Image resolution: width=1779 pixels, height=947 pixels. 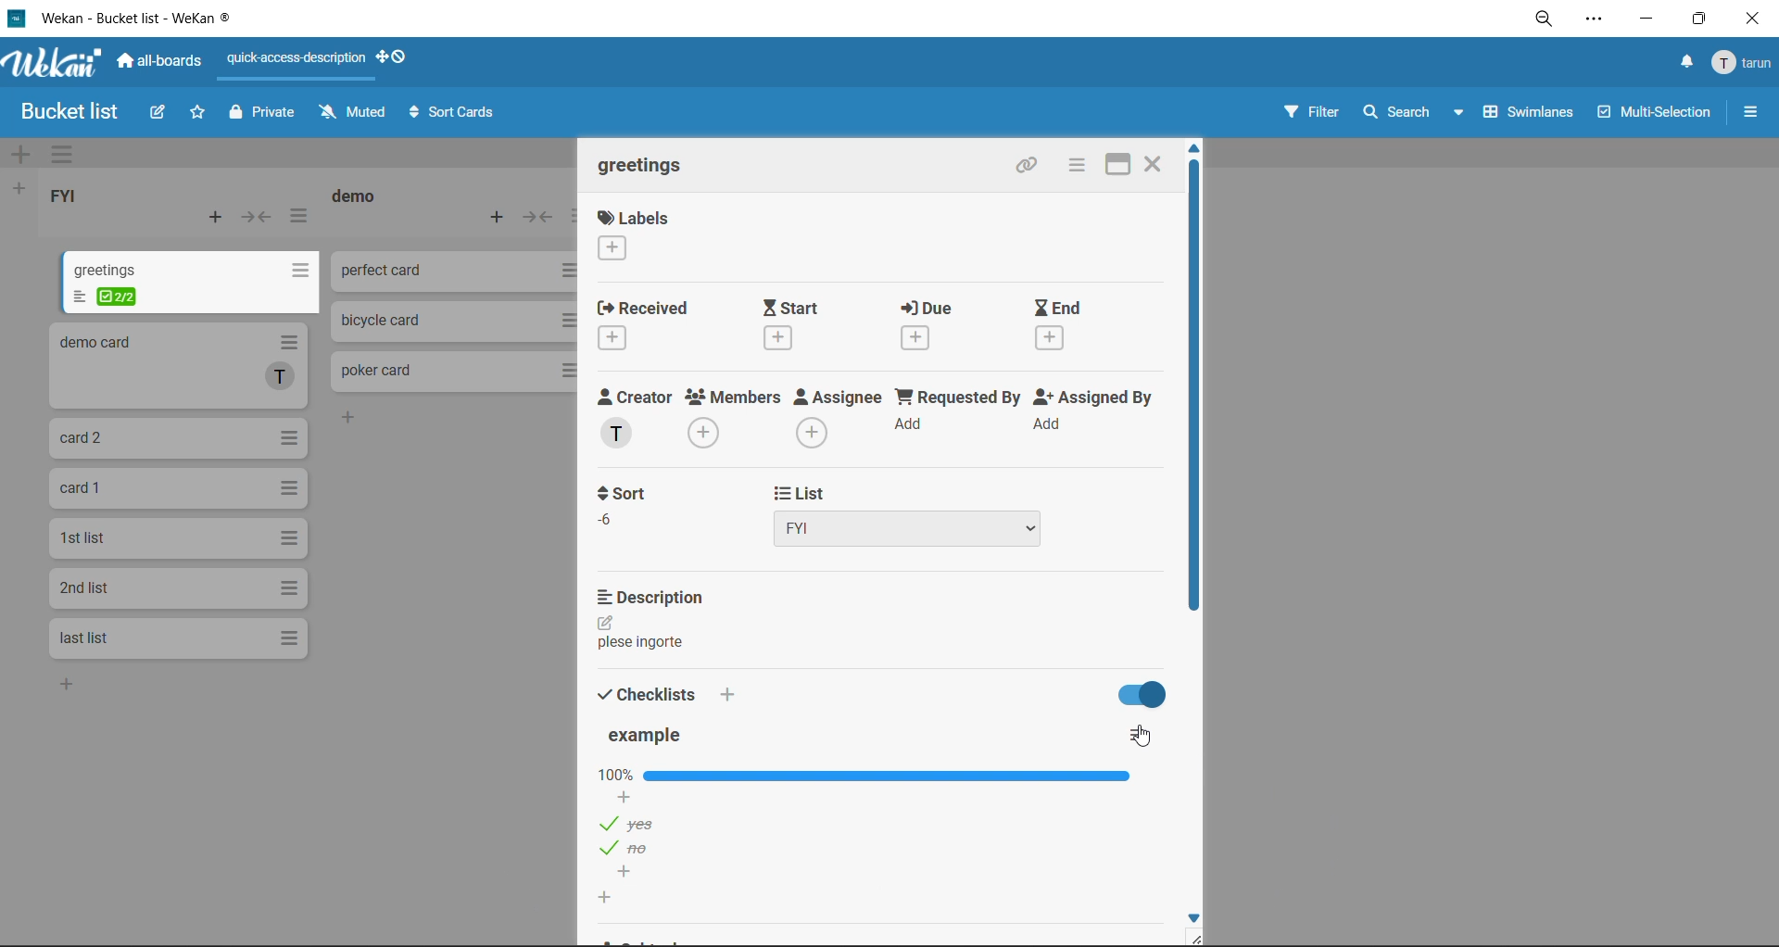 I want to click on sidebar, so click(x=1747, y=114).